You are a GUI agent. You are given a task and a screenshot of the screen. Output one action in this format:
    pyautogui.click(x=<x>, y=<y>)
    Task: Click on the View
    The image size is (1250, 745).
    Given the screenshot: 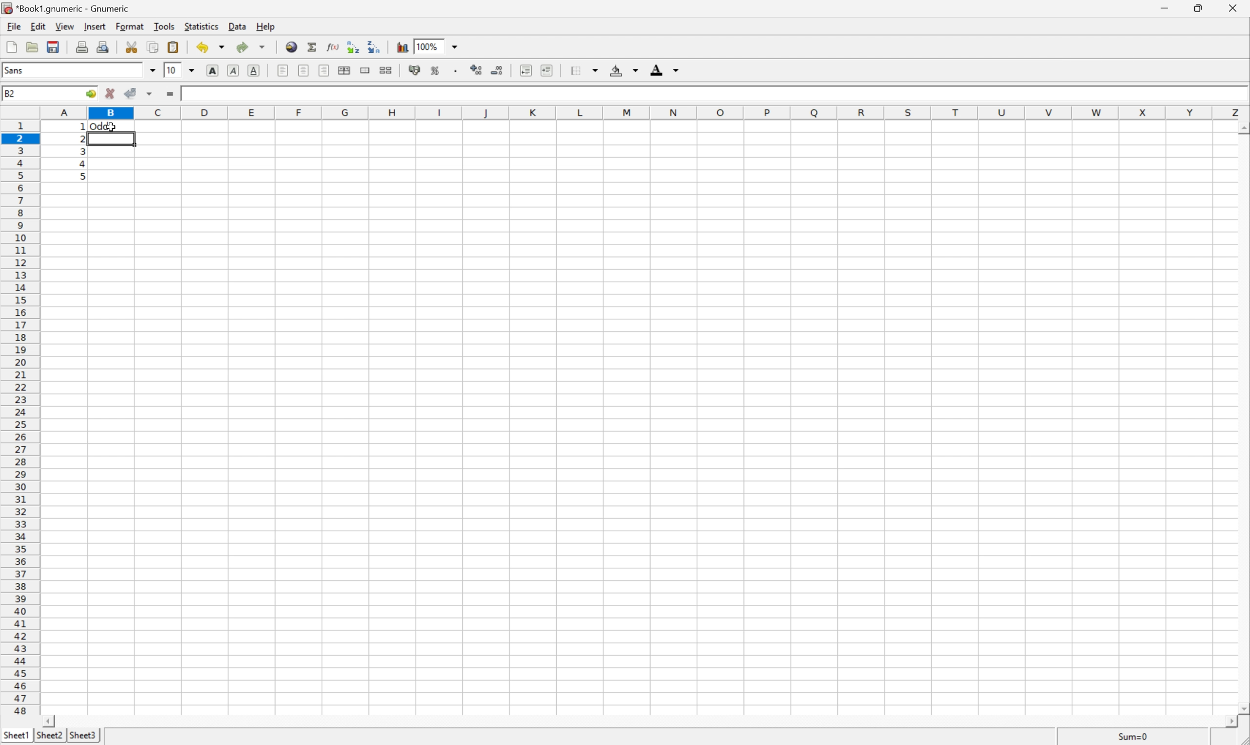 What is the action you would take?
    pyautogui.click(x=65, y=26)
    